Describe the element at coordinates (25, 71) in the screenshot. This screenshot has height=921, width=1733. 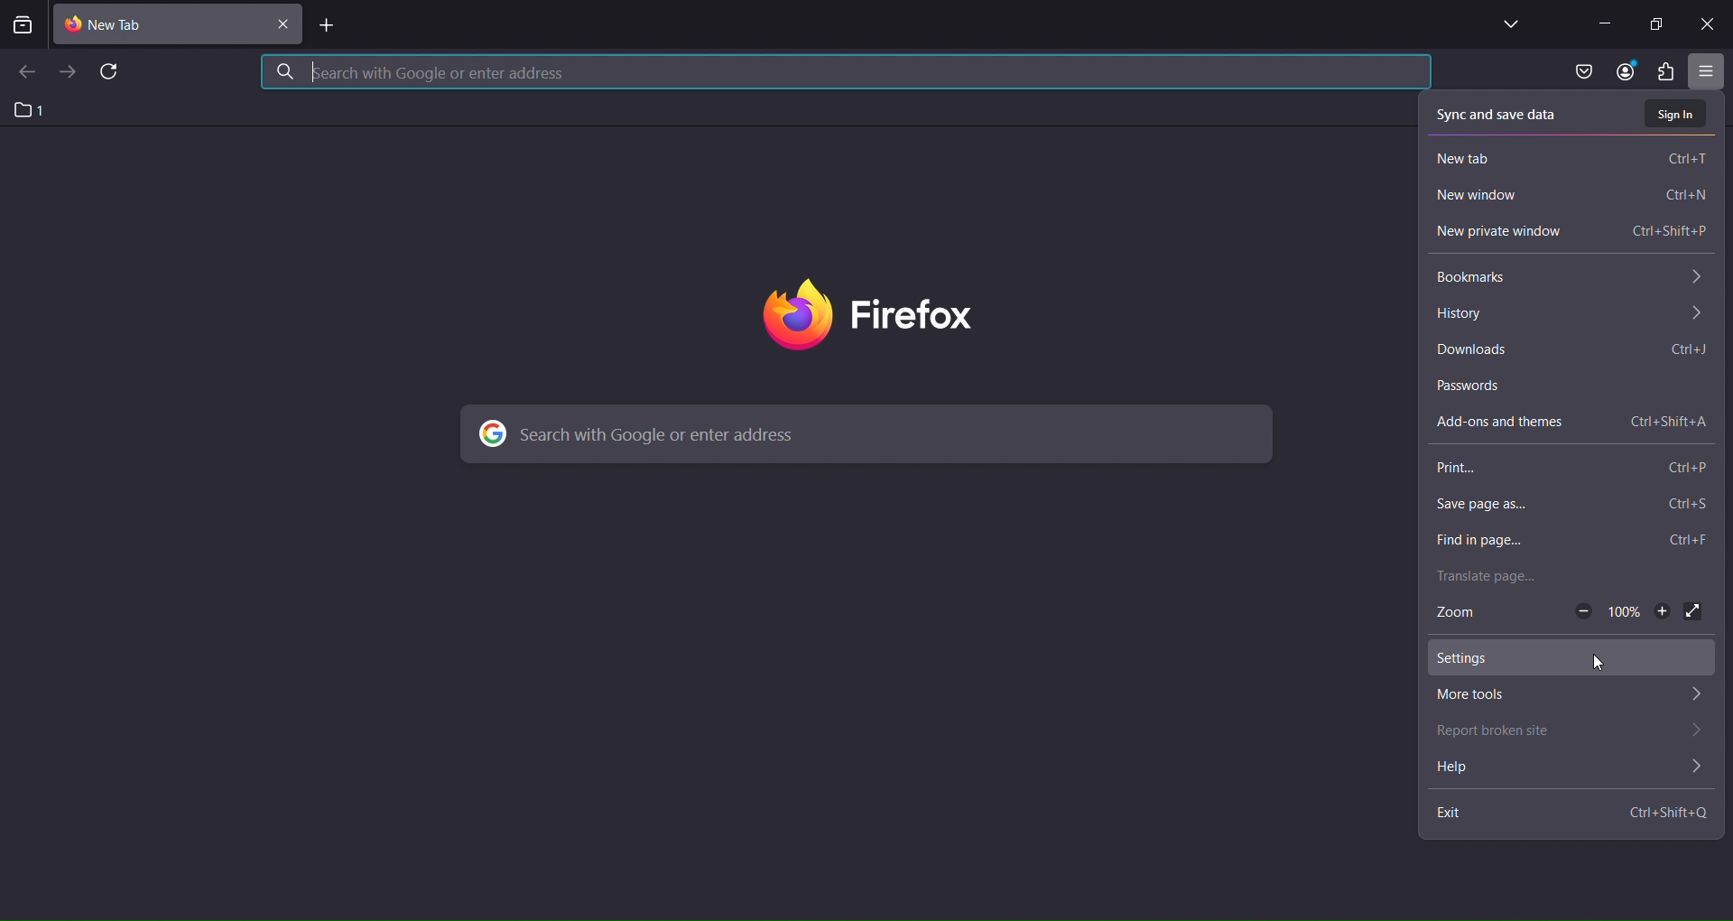
I see `go back one page` at that location.